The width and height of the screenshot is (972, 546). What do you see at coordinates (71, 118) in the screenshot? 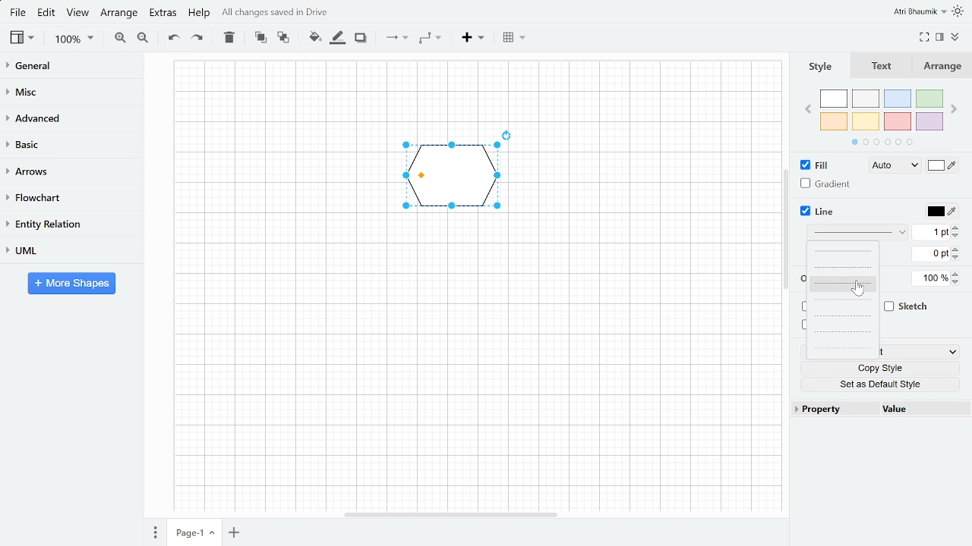
I see `advanced Advanced` at bounding box center [71, 118].